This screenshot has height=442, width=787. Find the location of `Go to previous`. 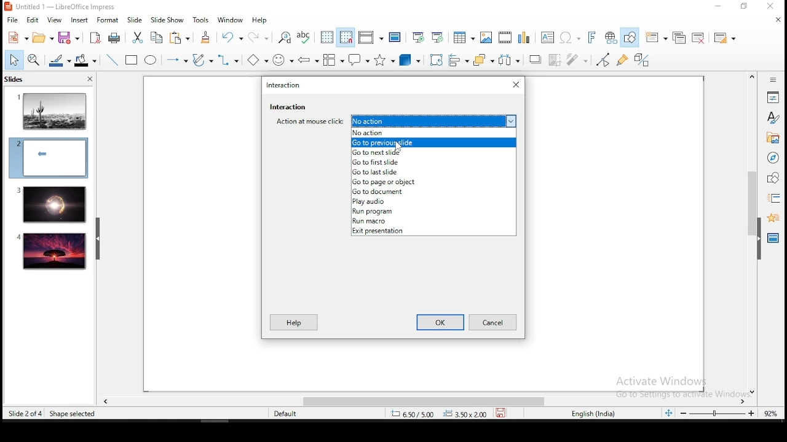

Go to previous is located at coordinates (400, 146).